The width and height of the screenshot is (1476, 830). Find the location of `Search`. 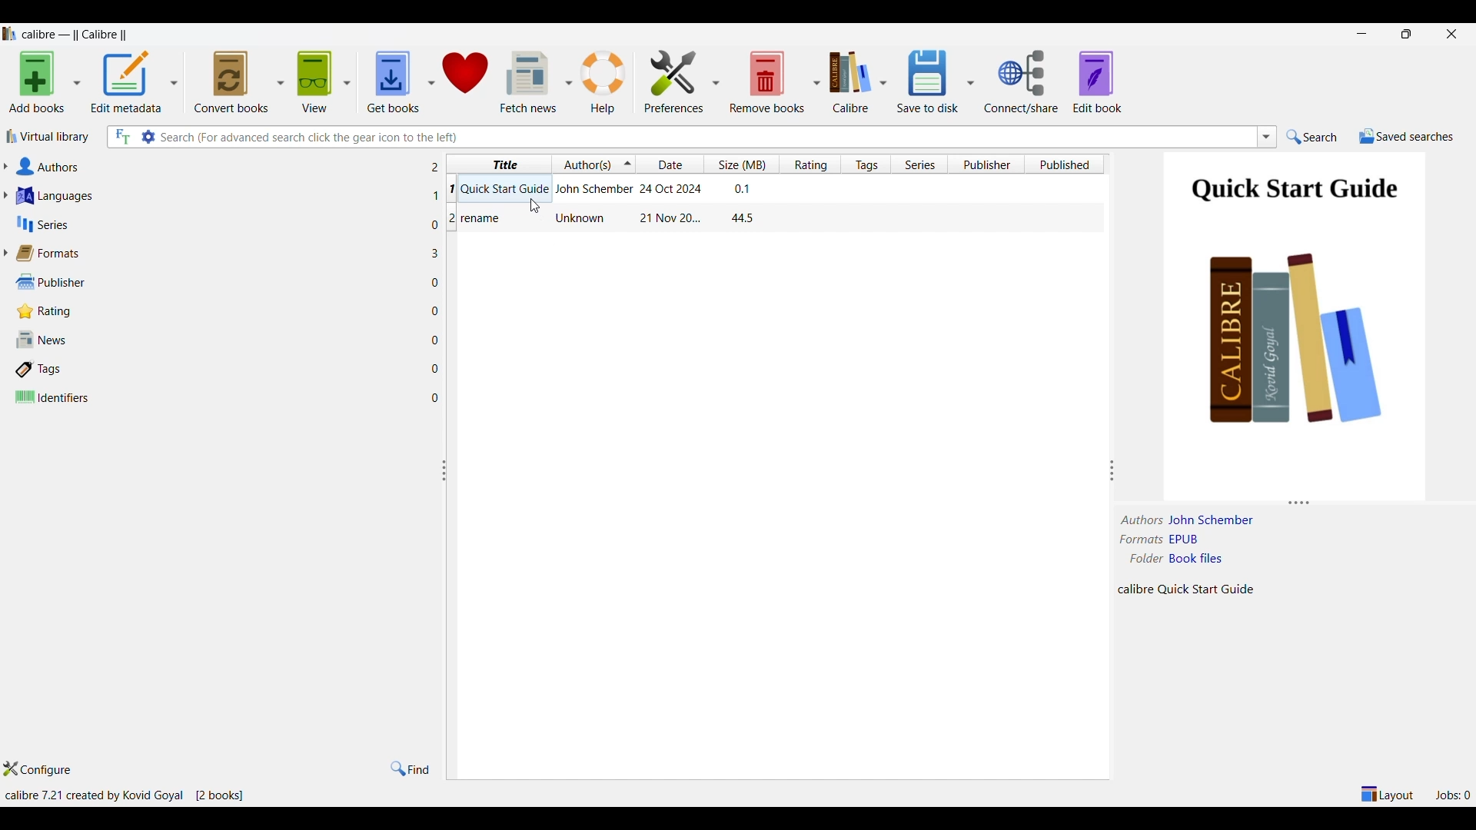

Search is located at coordinates (1312, 138).